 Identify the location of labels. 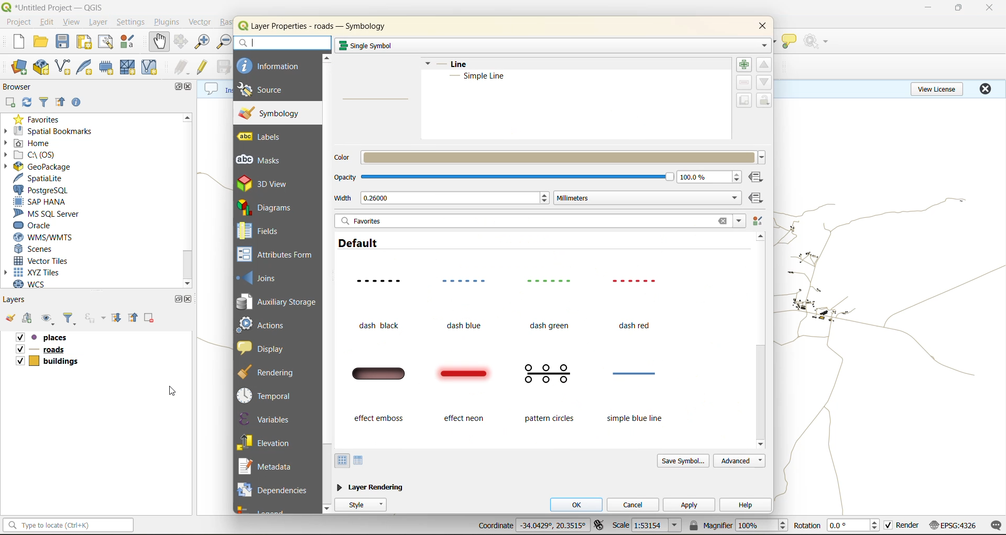
(264, 137).